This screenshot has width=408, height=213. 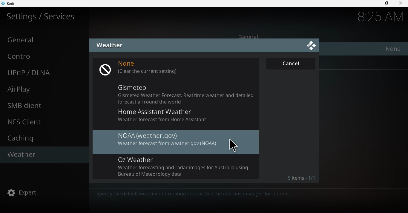 What do you see at coordinates (46, 106) in the screenshot?
I see `SMB client` at bounding box center [46, 106].